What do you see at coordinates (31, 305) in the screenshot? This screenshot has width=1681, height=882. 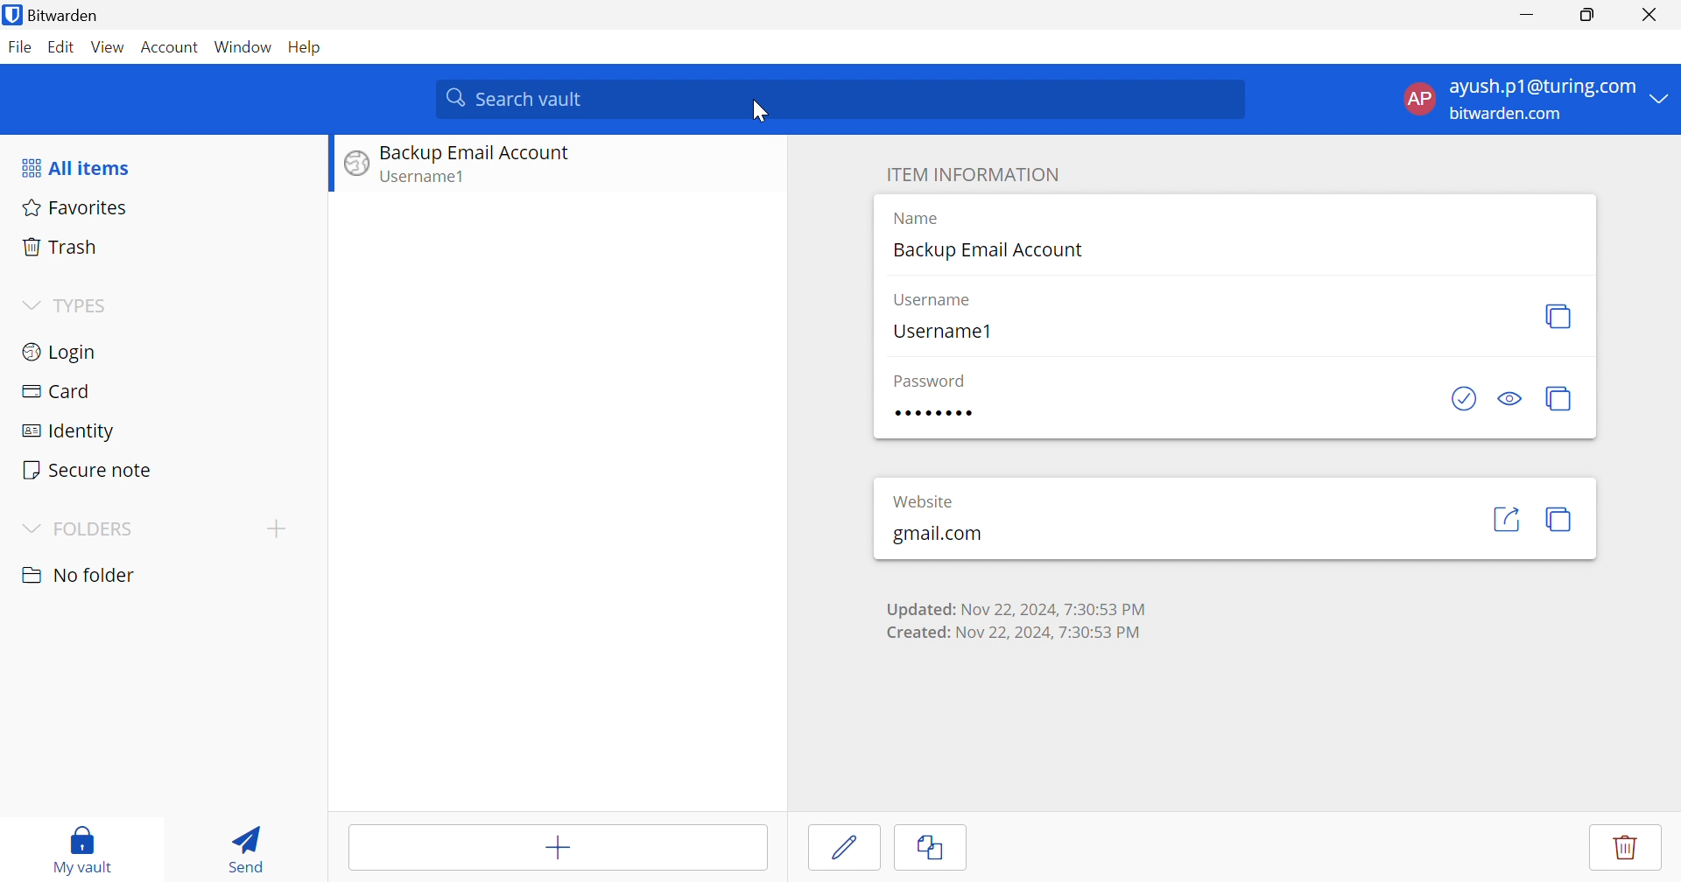 I see `Drop Down` at bounding box center [31, 305].